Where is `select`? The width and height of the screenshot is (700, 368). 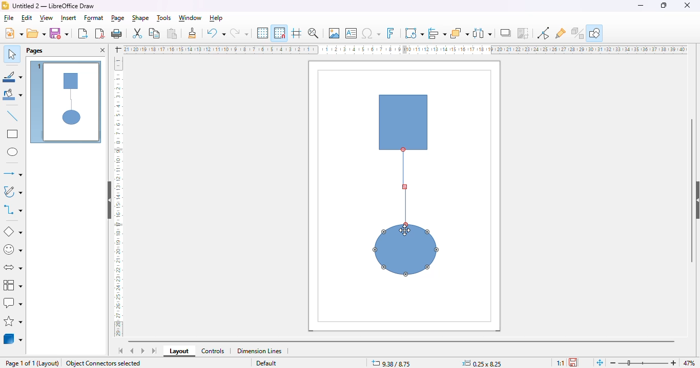
select is located at coordinates (12, 53).